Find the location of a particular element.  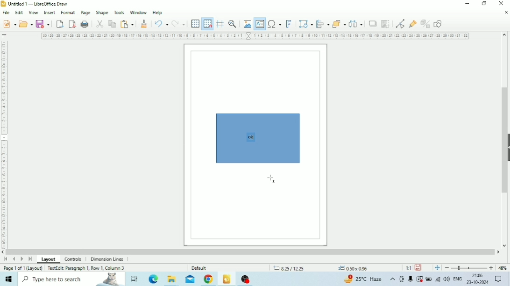

Scroll to first page is located at coordinates (6, 259).